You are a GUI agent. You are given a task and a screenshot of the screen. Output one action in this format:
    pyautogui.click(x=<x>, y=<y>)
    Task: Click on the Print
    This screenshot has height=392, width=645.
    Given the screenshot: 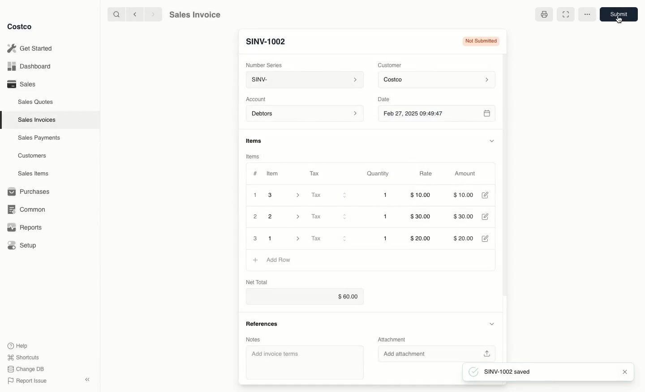 What is the action you would take?
    pyautogui.click(x=544, y=16)
    